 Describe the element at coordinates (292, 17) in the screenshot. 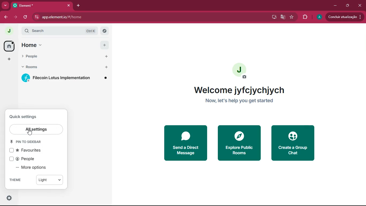

I see `favourite` at that location.